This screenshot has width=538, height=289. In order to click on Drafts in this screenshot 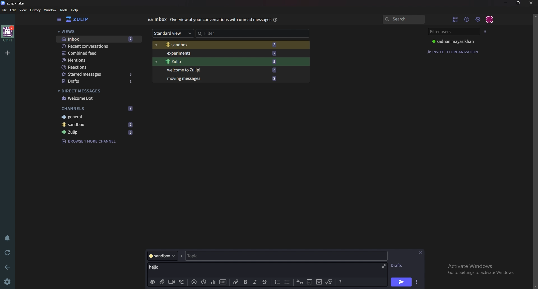, I will do `click(399, 266)`.